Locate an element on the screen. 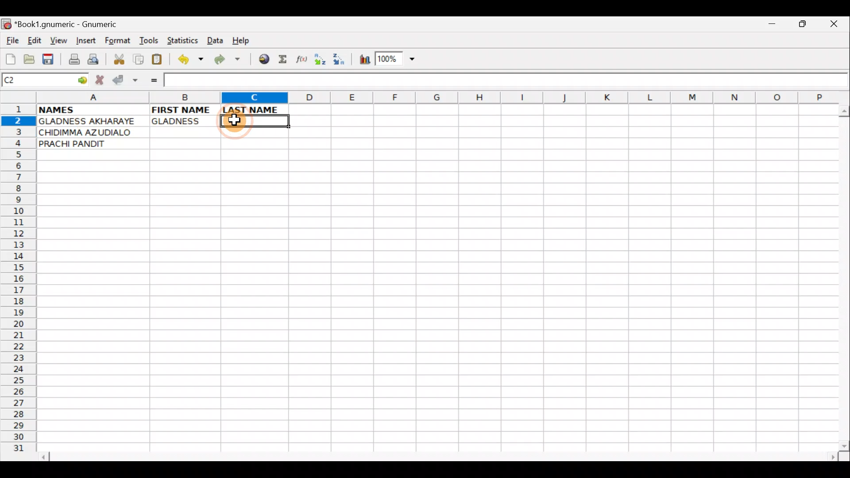  Gnumeric logo is located at coordinates (6, 25).